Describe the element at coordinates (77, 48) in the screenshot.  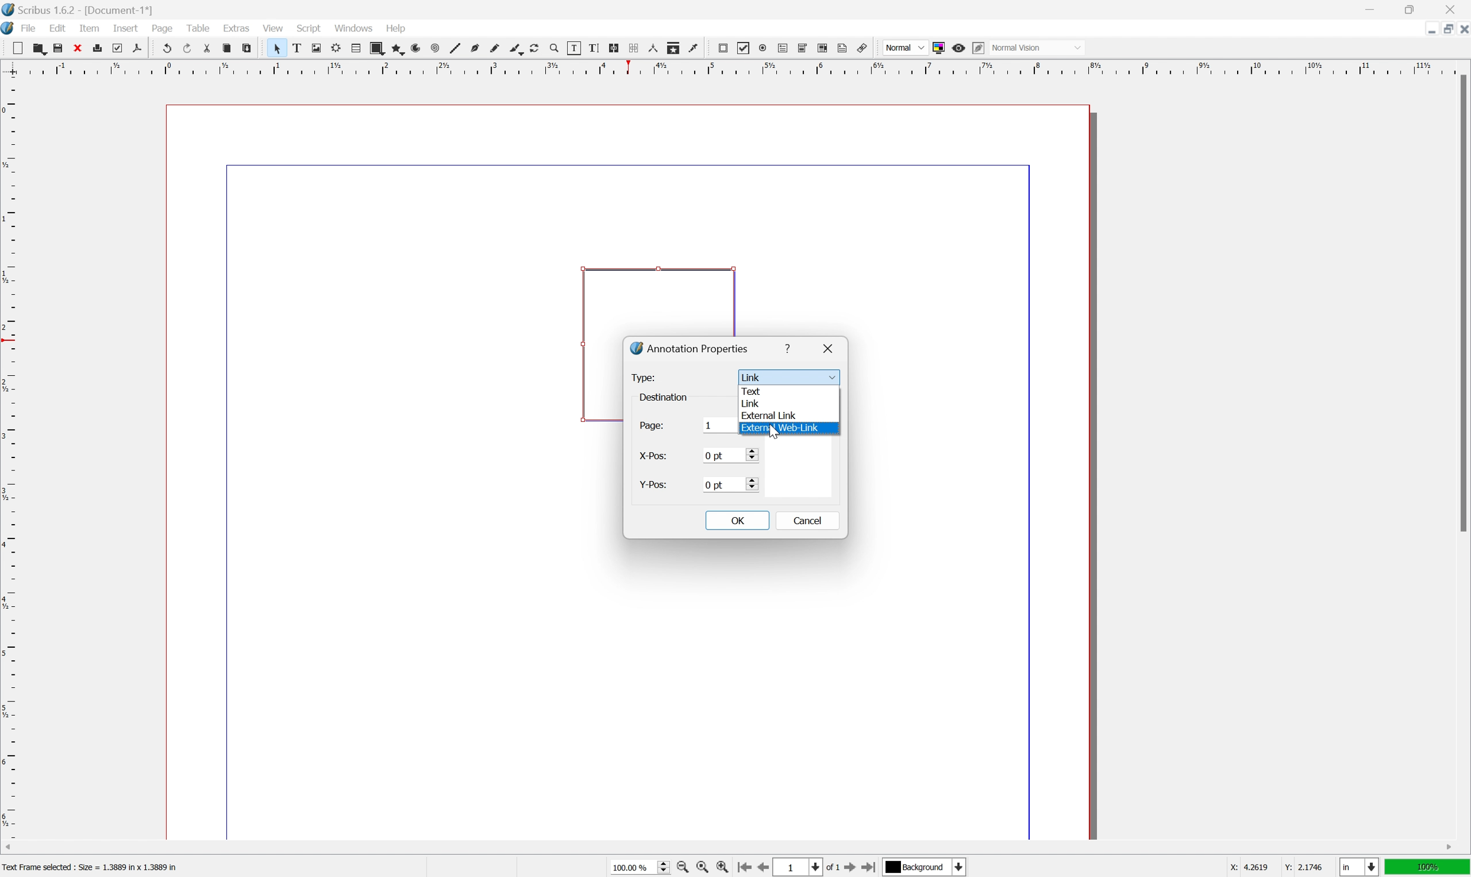
I see `close` at that location.